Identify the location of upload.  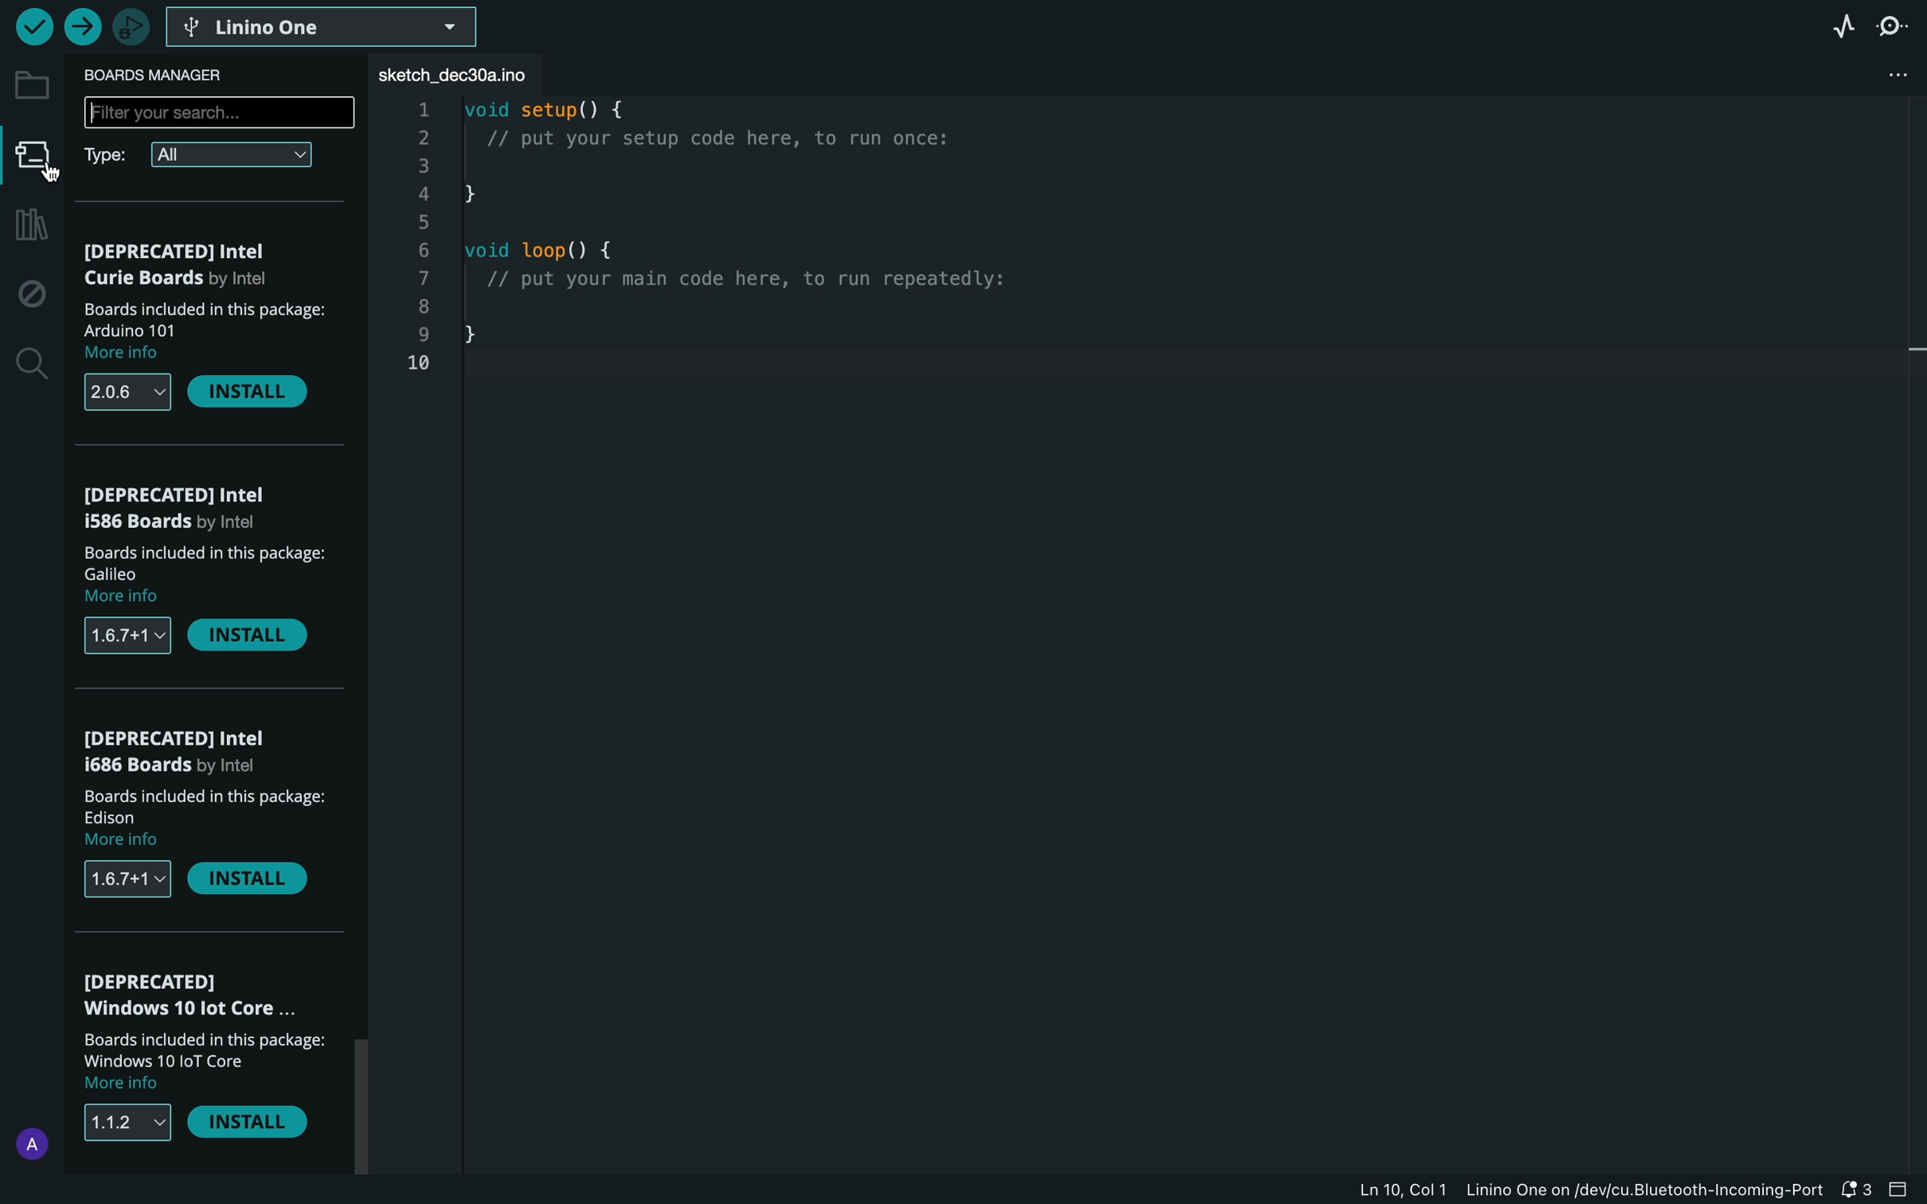
(81, 26).